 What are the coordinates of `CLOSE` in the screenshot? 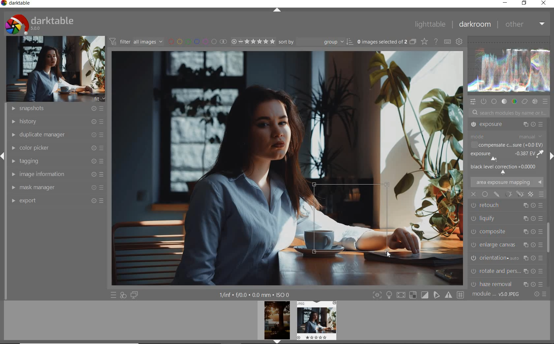 It's located at (543, 3).